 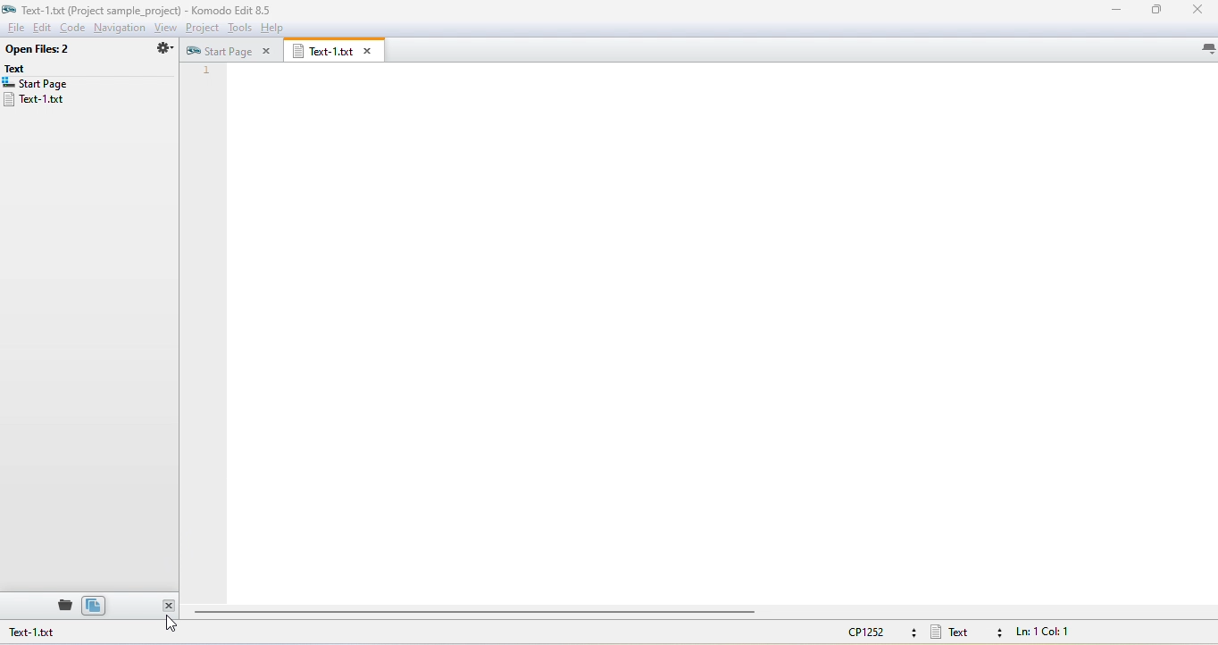 I want to click on start page, so click(x=217, y=50).